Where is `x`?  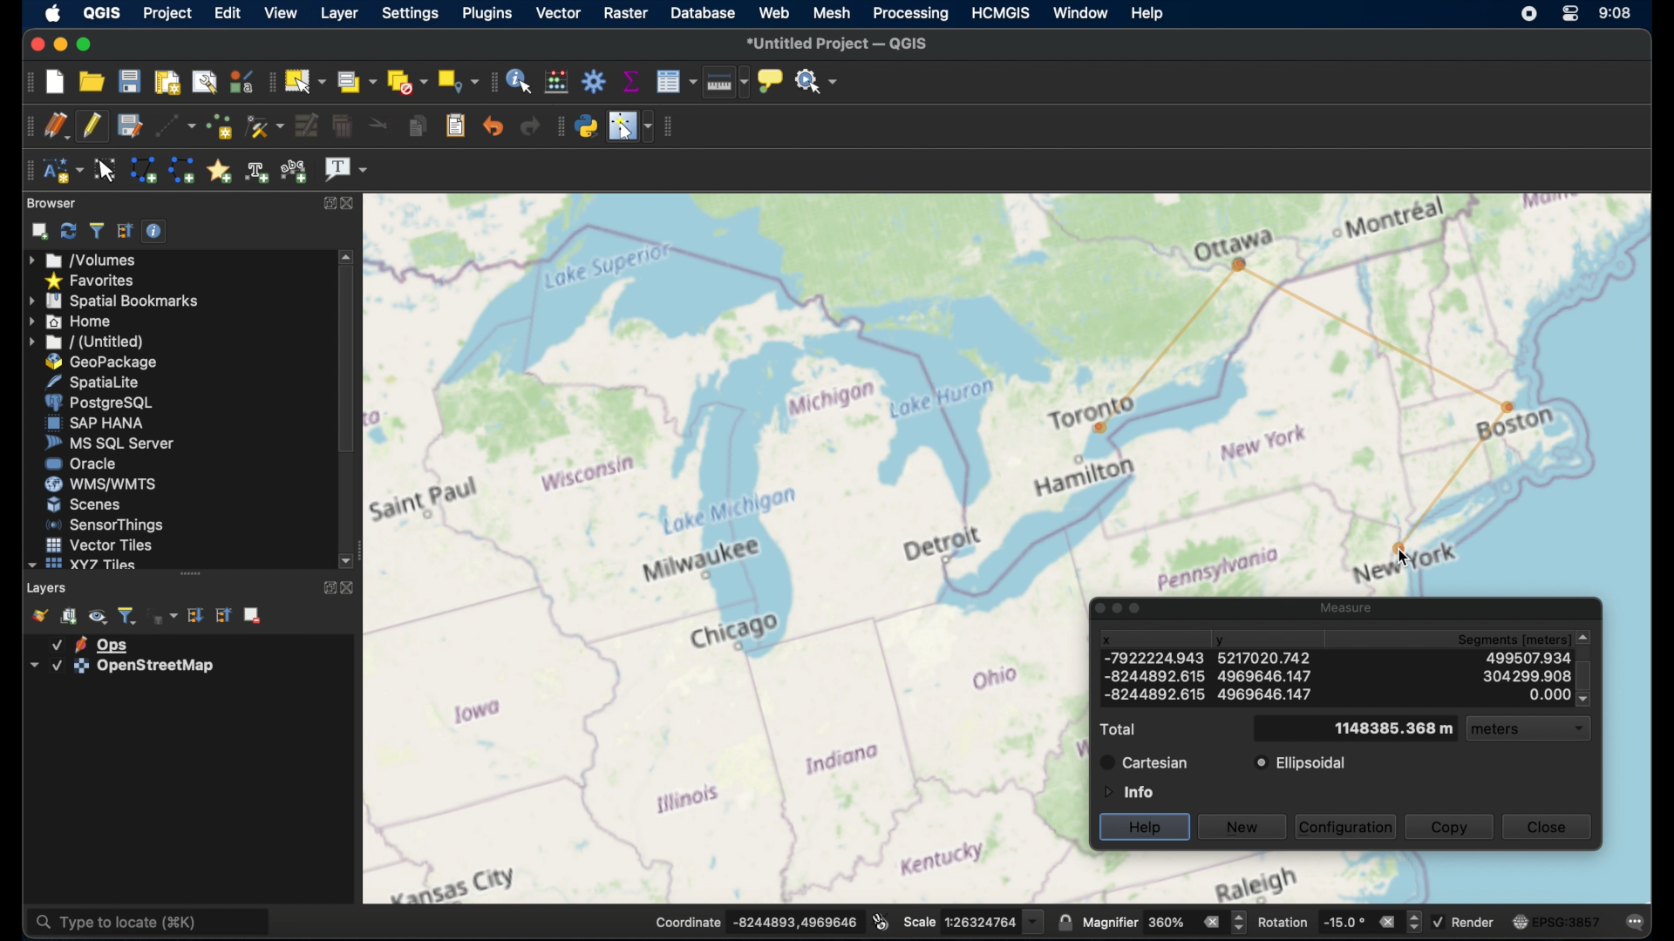
x is located at coordinates (1154, 694).